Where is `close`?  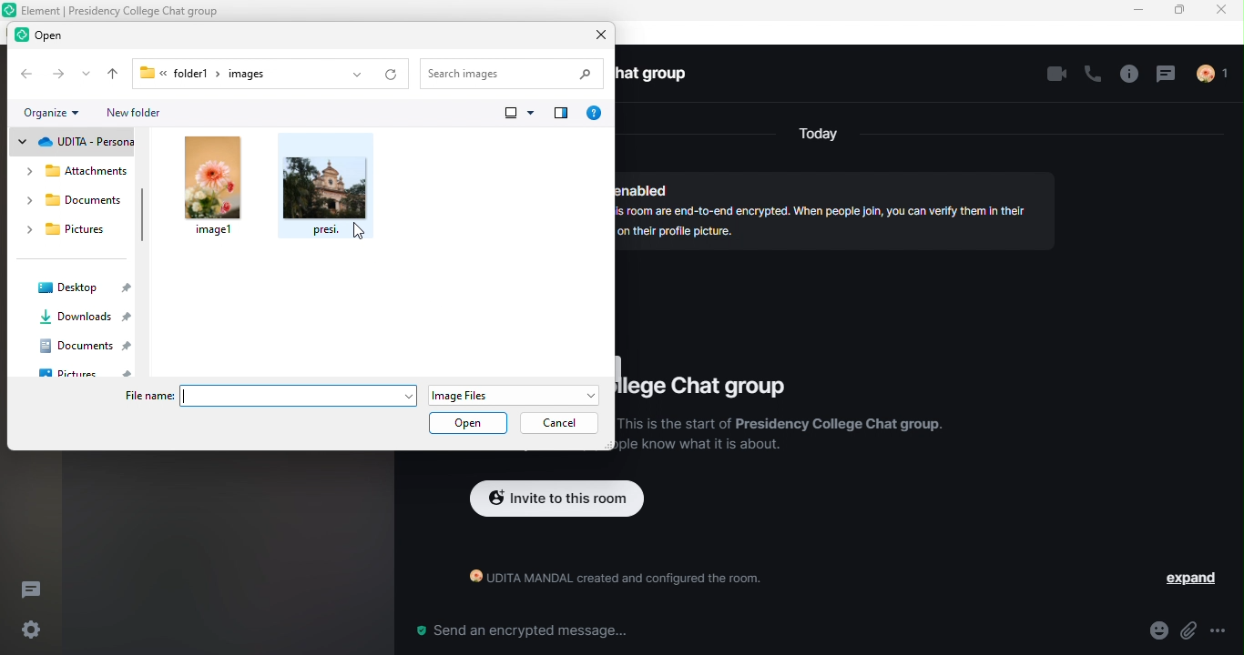
close is located at coordinates (596, 36).